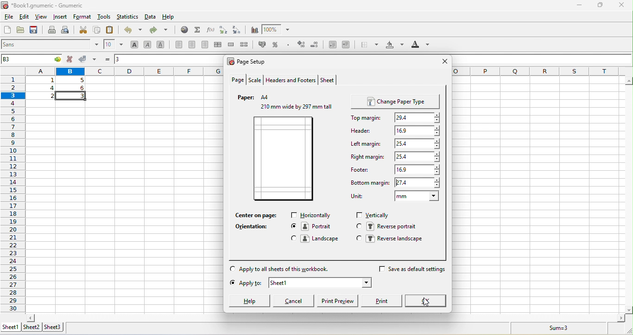 Image resolution: width=633 pixels, height=335 pixels. I want to click on apply to, so click(244, 284).